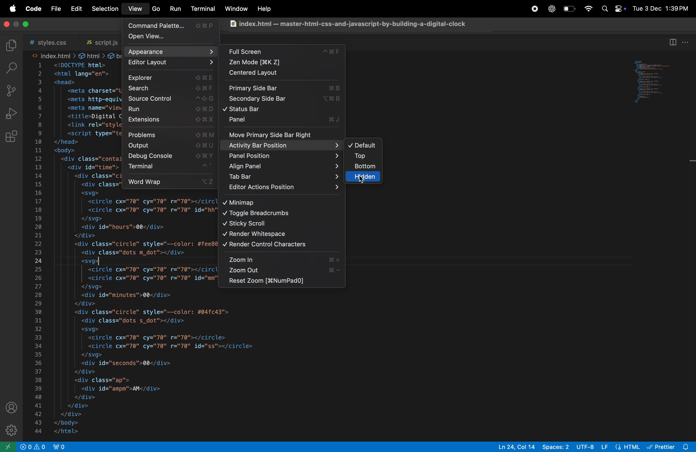 Image resolution: width=696 pixels, height=452 pixels. Describe the element at coordinates (266, 9) in the screenshot. I see `help` at that location.